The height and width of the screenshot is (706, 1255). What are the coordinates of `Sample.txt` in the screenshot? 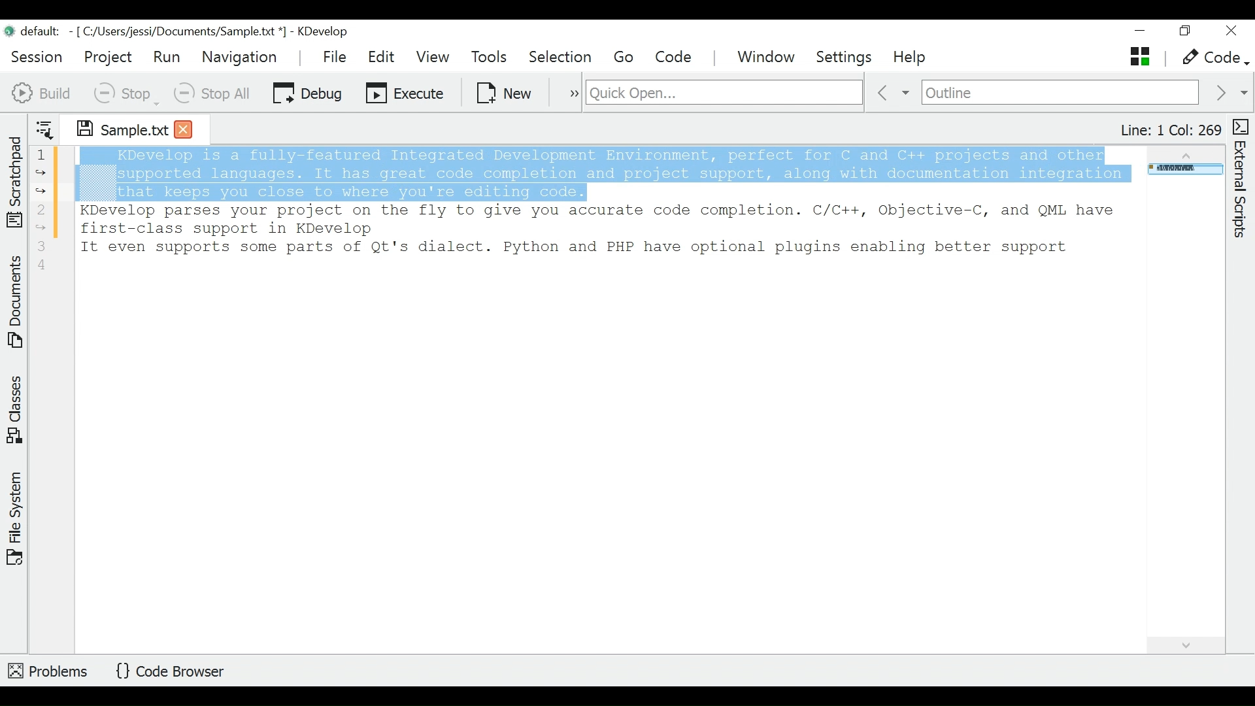 It's located at (113, 127).